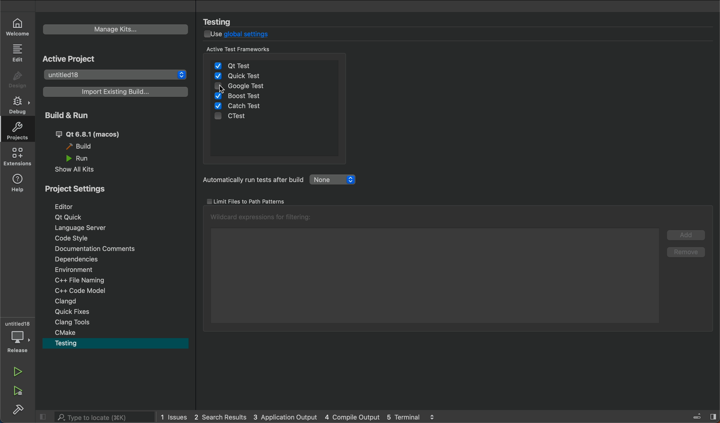 The image size is (720, 423). I want to click on active project, so click(74, 60).